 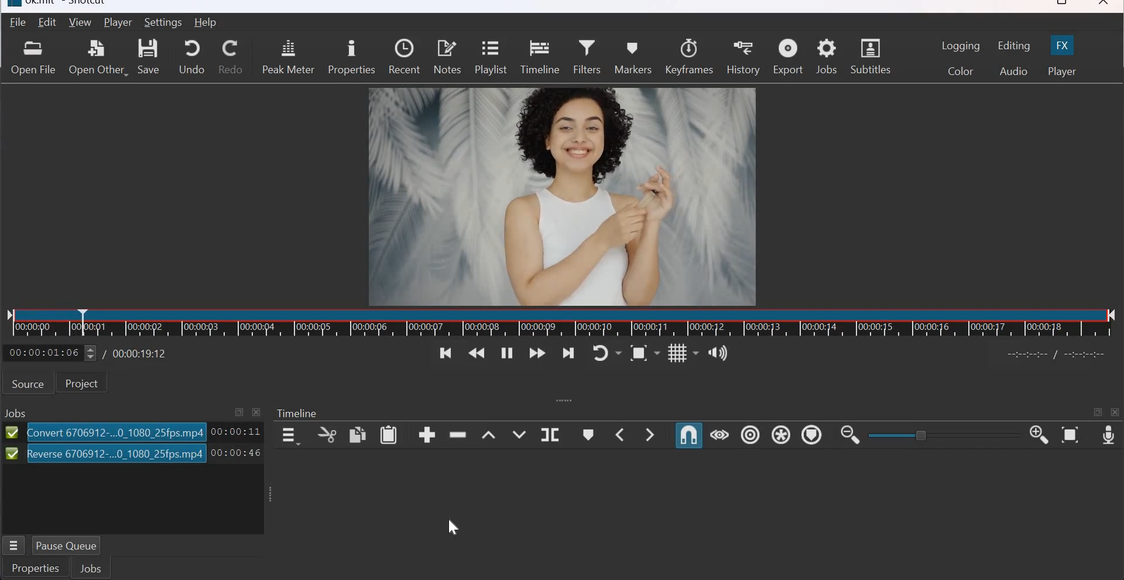 I want to click on canvas, so click(x=565, y=196).